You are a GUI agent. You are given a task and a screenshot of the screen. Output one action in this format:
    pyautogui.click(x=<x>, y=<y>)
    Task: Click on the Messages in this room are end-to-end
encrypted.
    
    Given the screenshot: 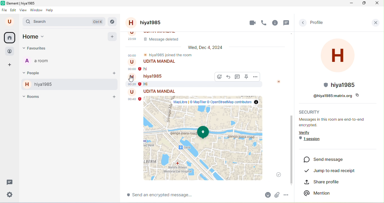 What is the action you would take?
    pyautogui.click(x=332, y=122)
    